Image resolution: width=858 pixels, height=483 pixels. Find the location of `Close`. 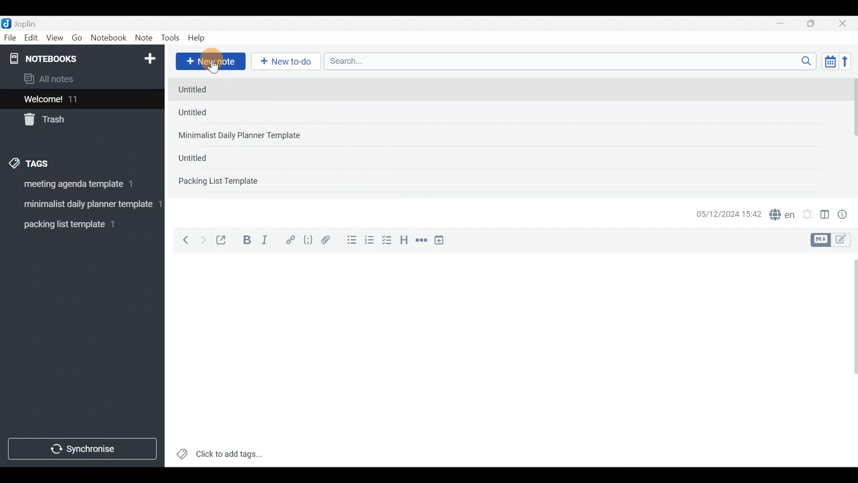

Close is located at coordinates (844, 24).